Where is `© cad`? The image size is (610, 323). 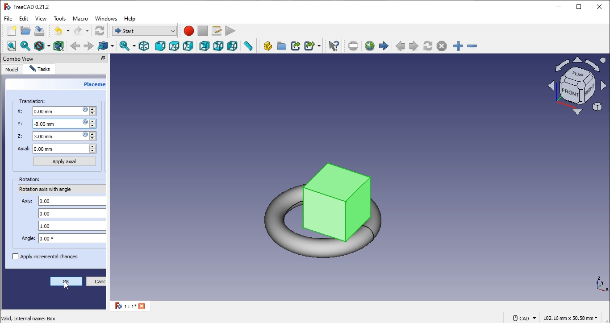
© cad is located at coordinates (523, 318).